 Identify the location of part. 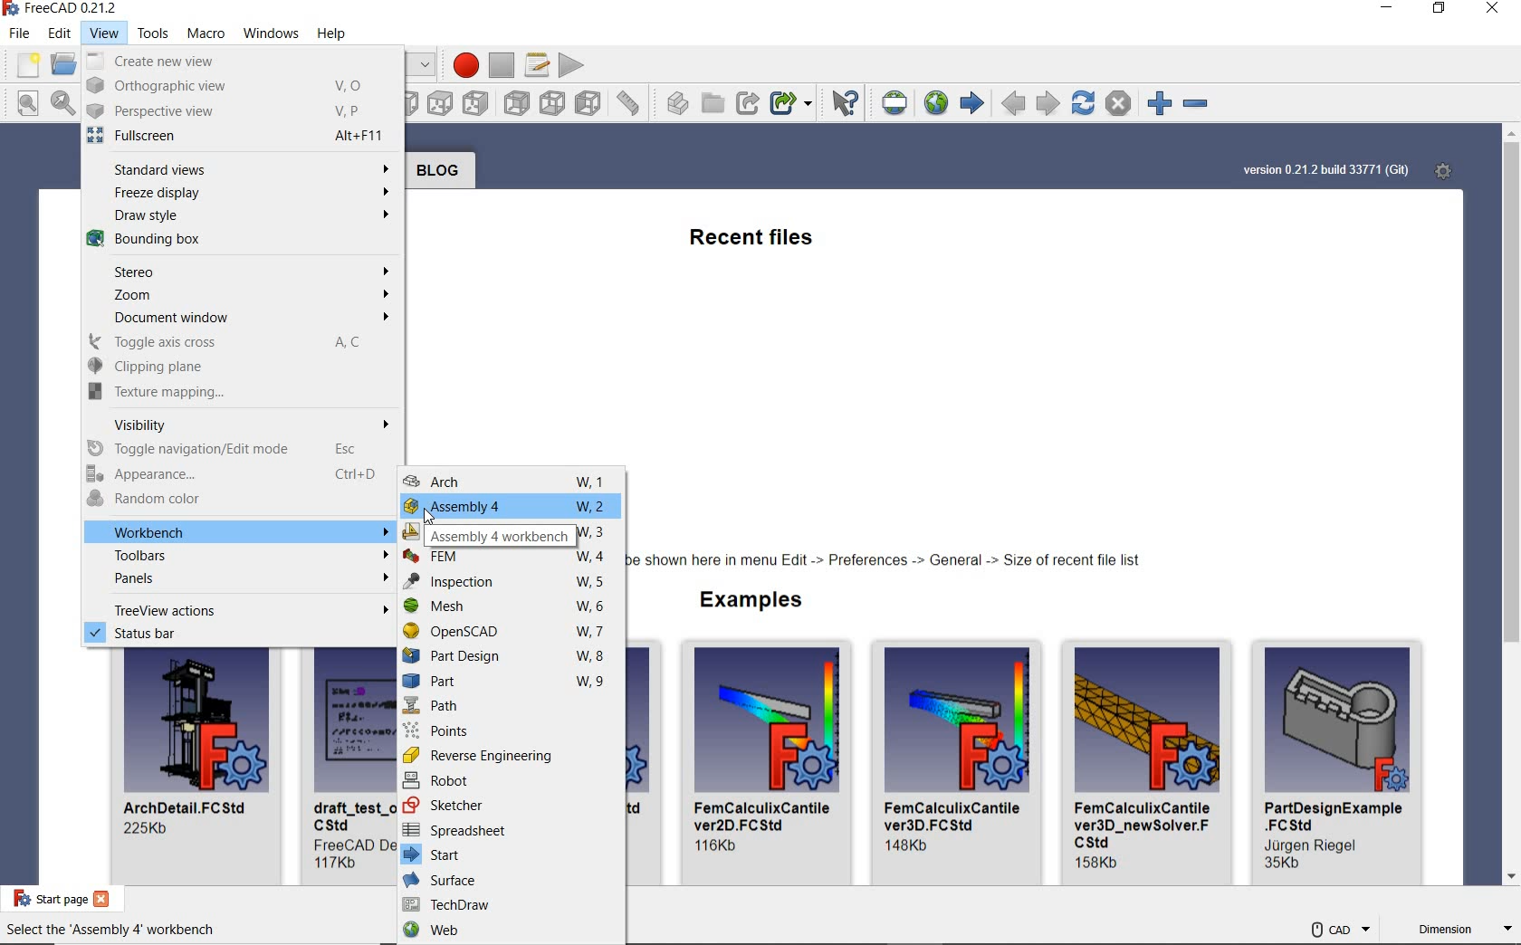
(510, 682).